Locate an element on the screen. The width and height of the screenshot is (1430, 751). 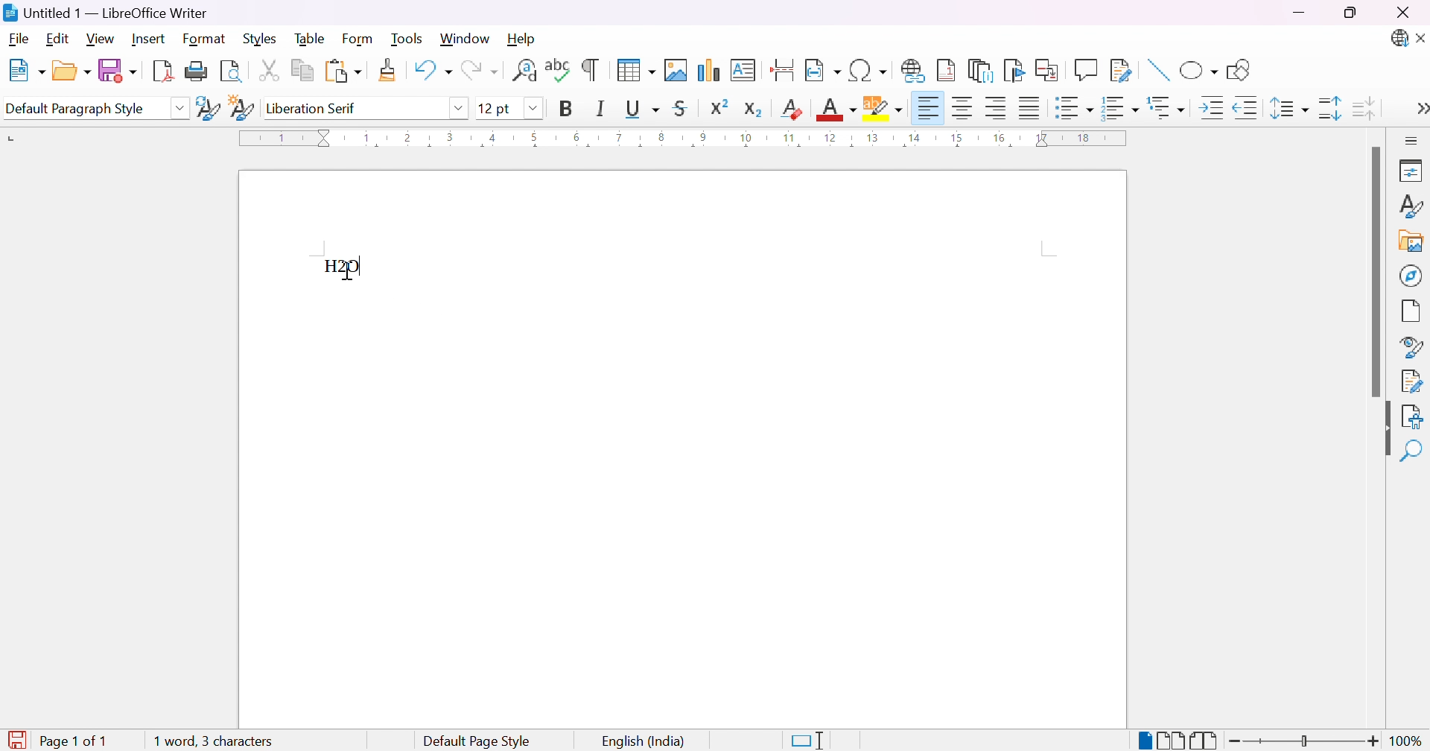
Tools is located at coordinates (410, 39).